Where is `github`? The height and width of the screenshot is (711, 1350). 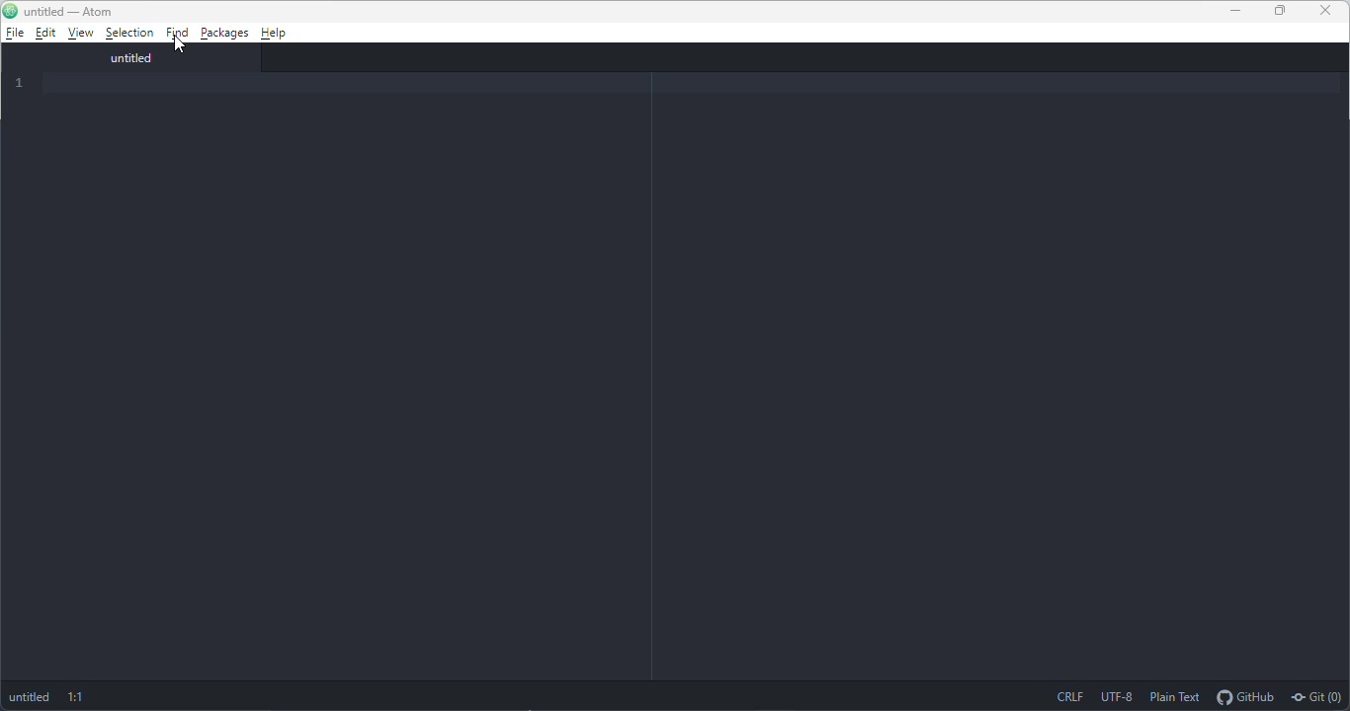 github is located at coordinates (1245, 696).